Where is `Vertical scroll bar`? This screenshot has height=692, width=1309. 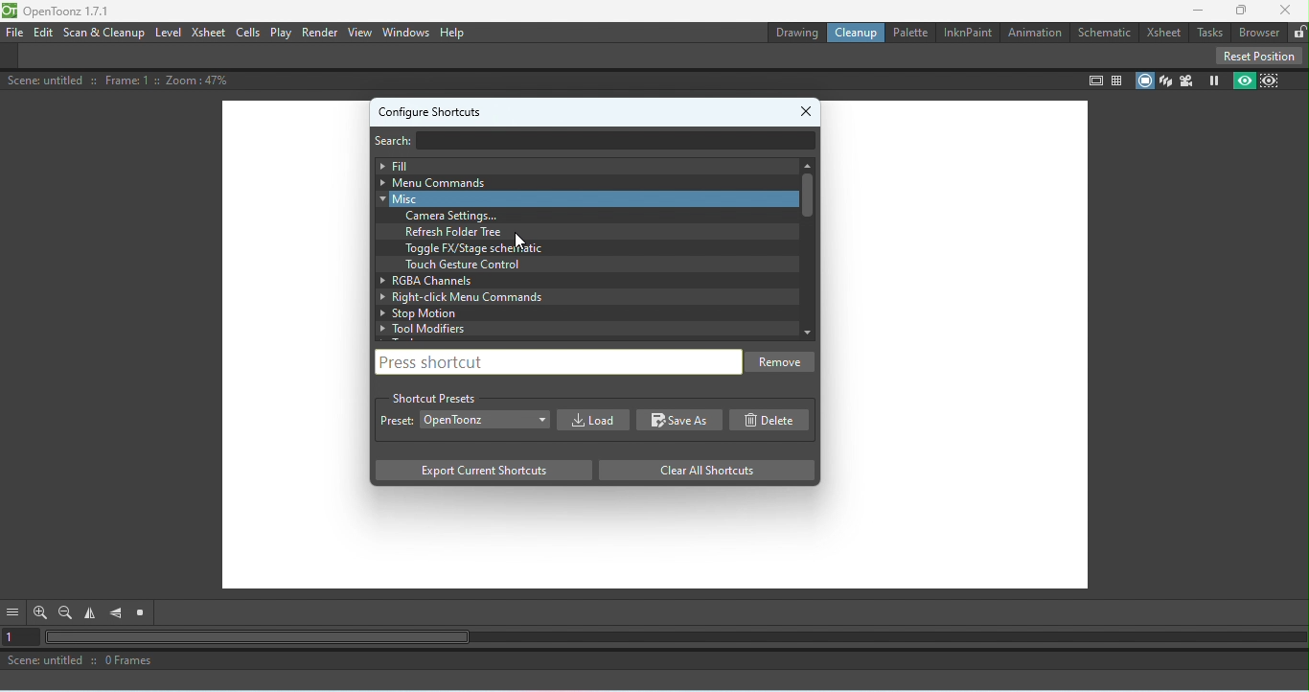 Vertical scroll bar is located at coordinates (806, 248).